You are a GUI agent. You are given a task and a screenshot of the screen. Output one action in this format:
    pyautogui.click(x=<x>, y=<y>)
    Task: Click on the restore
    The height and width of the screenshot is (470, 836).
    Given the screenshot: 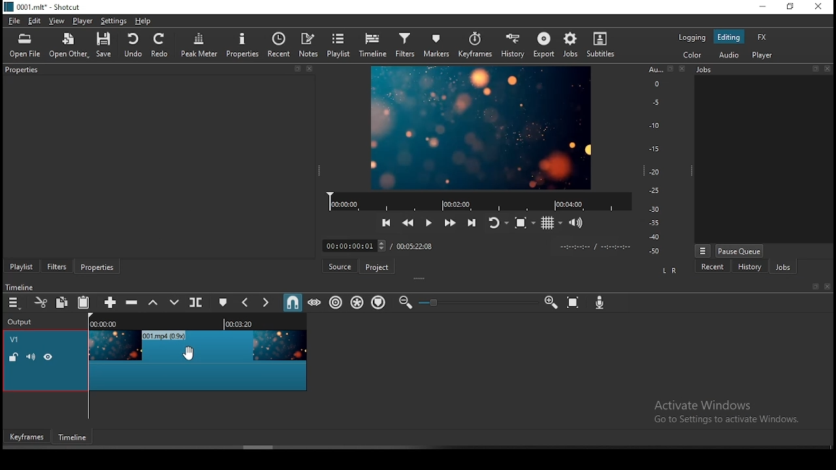 What is the action you would take?
    pyautogui.click(x=792, y=7)
    